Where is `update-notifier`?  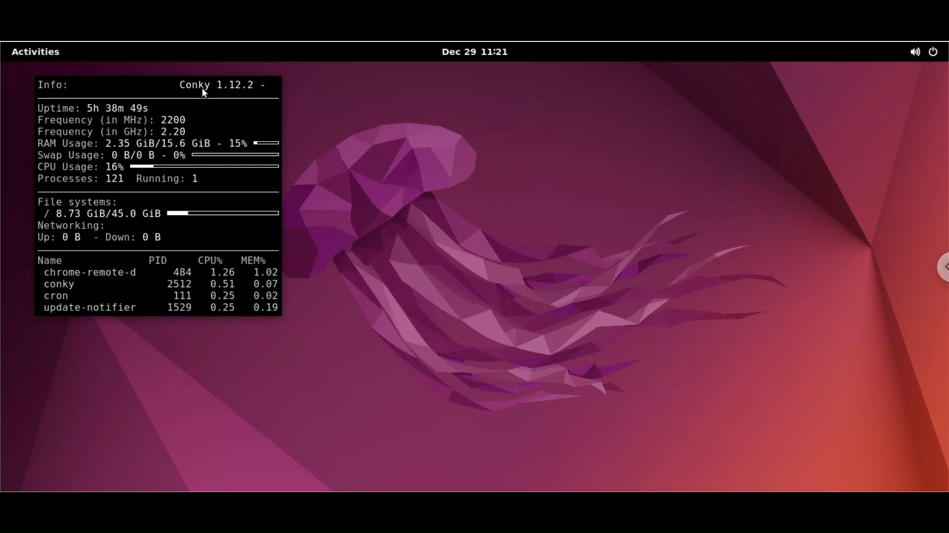 update-notifier is located at coordinates (86, 310).